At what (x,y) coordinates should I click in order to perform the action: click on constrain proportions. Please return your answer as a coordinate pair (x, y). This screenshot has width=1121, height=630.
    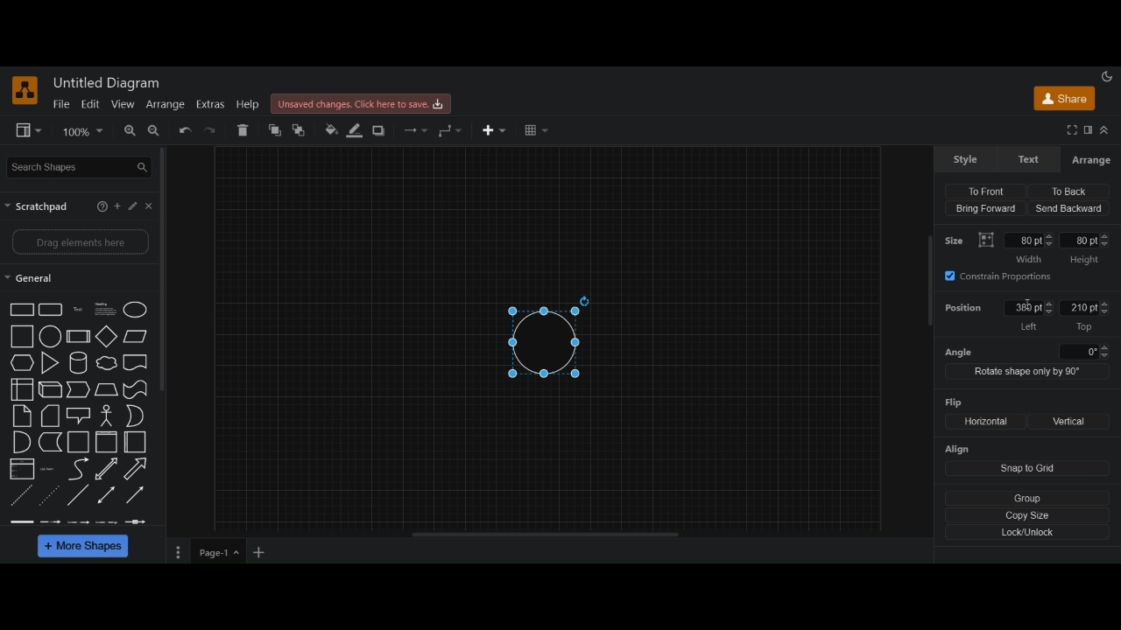
    Looking at the image, I should click on (1006, 277).